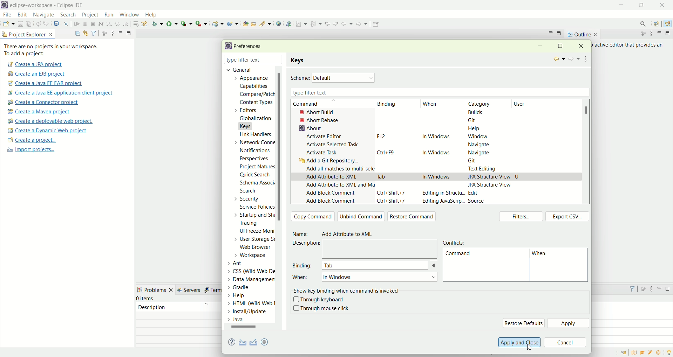  What do you see at coordinates (476, 161) in the screenshot?
I see `Git` at bounding box center [476, 161].